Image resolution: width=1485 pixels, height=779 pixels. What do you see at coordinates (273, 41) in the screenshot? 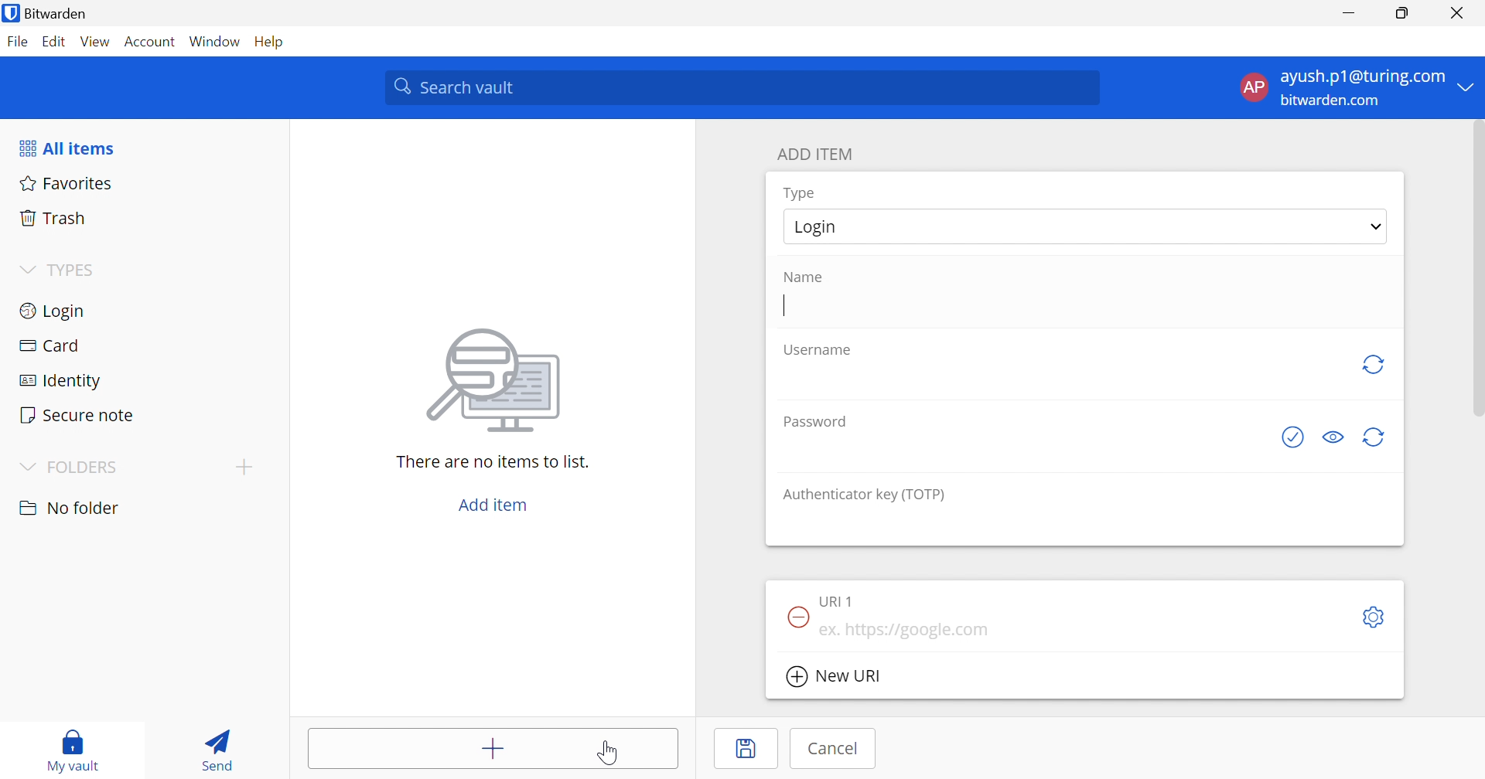
I see `Help` at bounding box center [273, 41].